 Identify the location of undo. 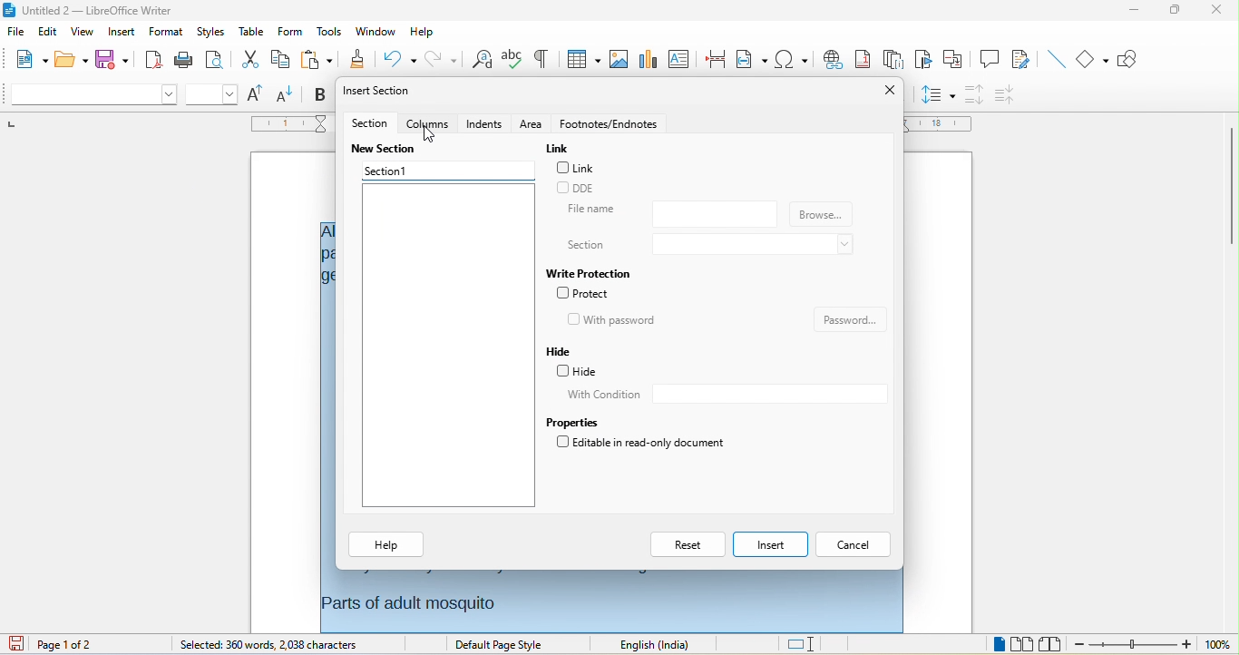
(395, 59).